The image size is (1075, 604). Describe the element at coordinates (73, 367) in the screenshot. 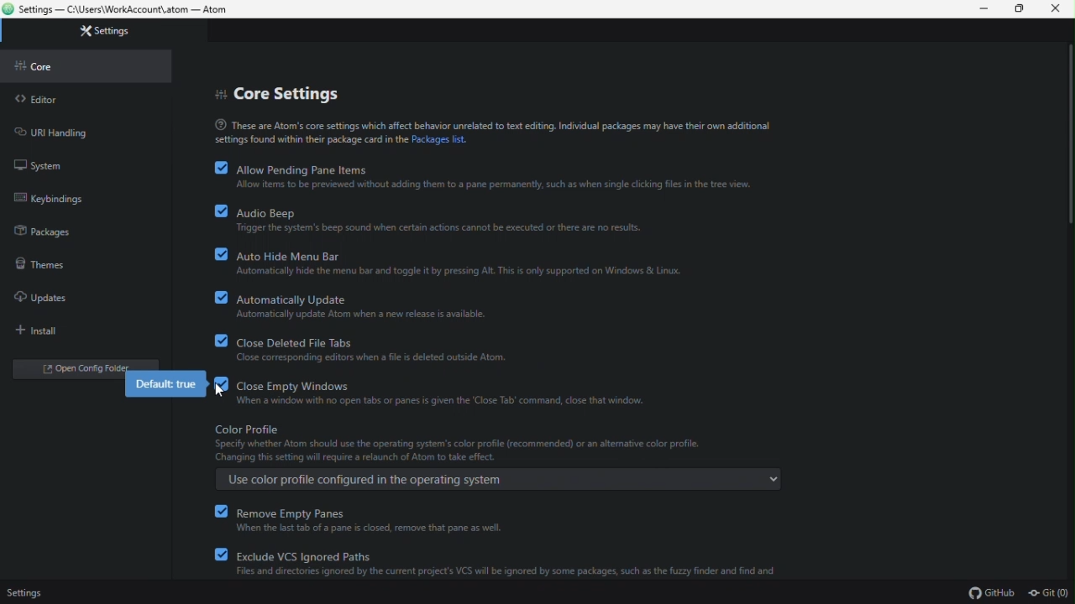

I see `open folder` at that location.